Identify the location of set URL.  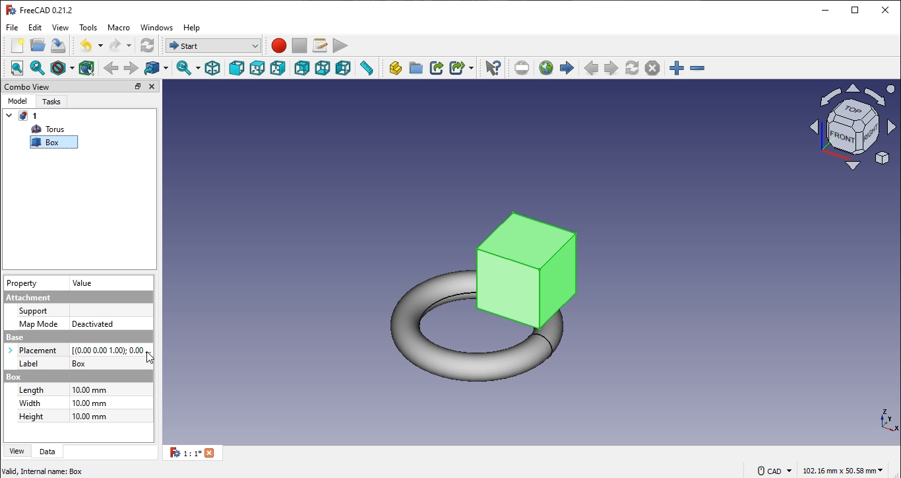
(522, 67).